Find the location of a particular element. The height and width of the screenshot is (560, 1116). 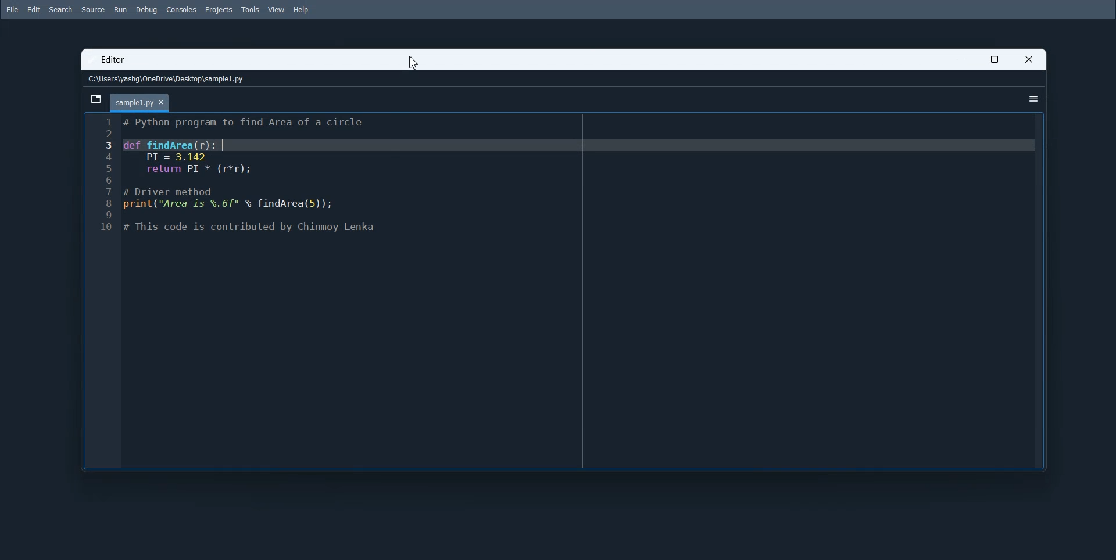

Search is located at coordinates (60, 10).